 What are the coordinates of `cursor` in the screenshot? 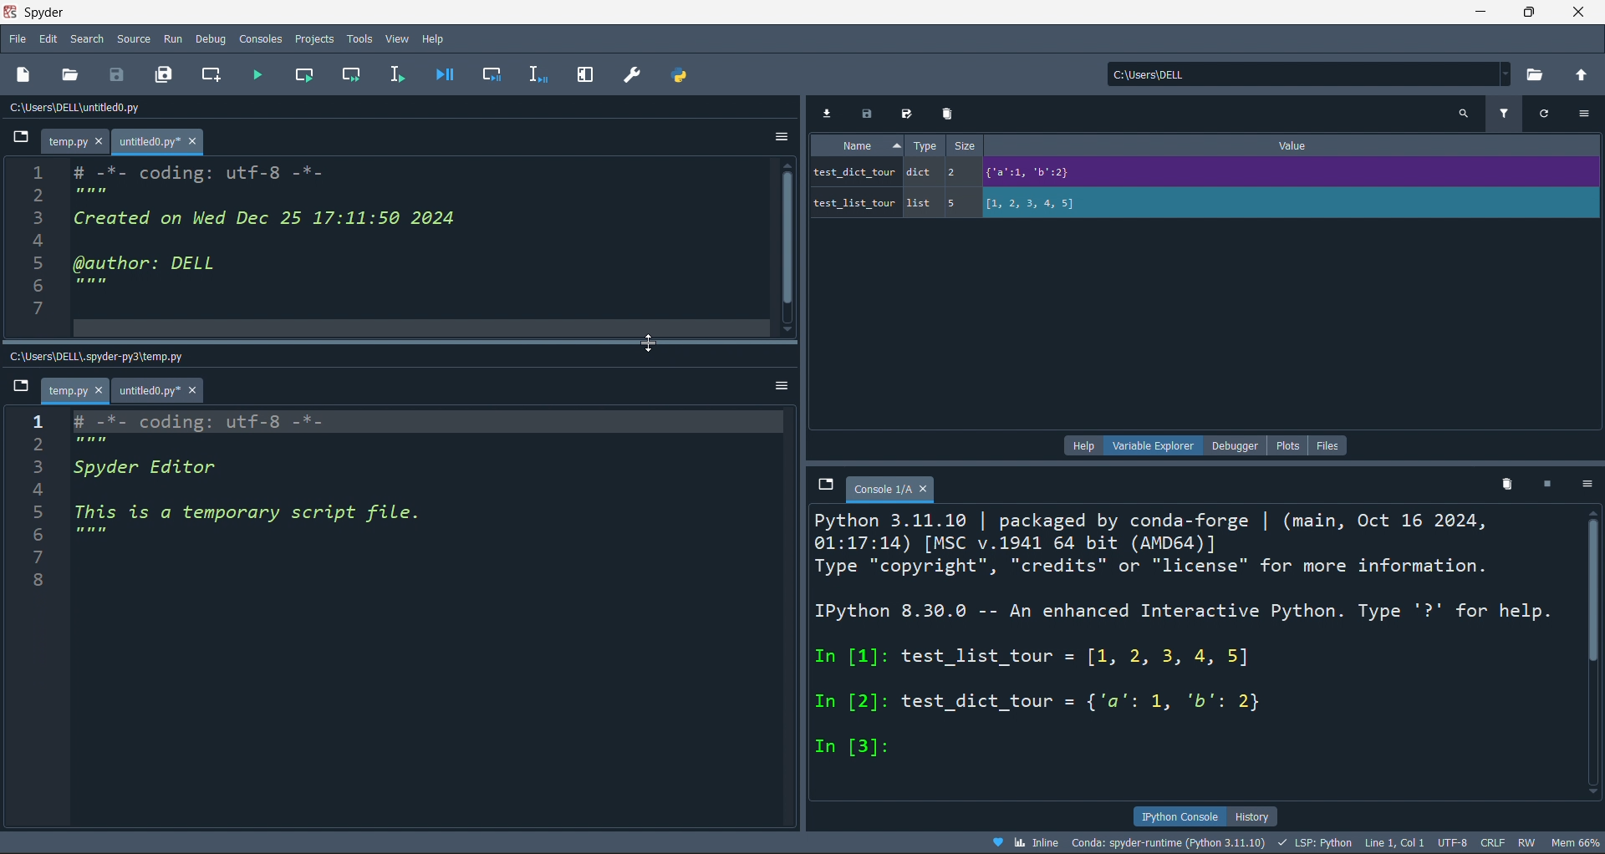 It's located at (646, 344).